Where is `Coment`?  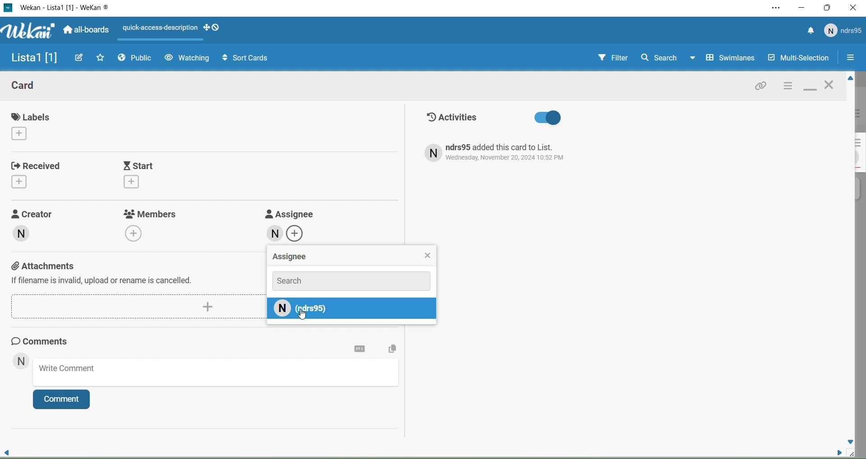
Coment is located at coordinates (65, 401).